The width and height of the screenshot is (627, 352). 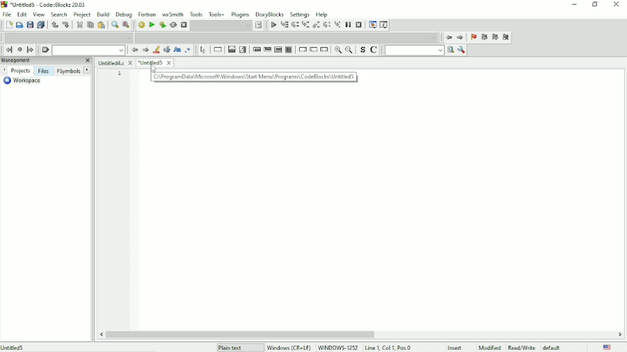 I want to click on Entry condition loop, so click(x=256, y=50).